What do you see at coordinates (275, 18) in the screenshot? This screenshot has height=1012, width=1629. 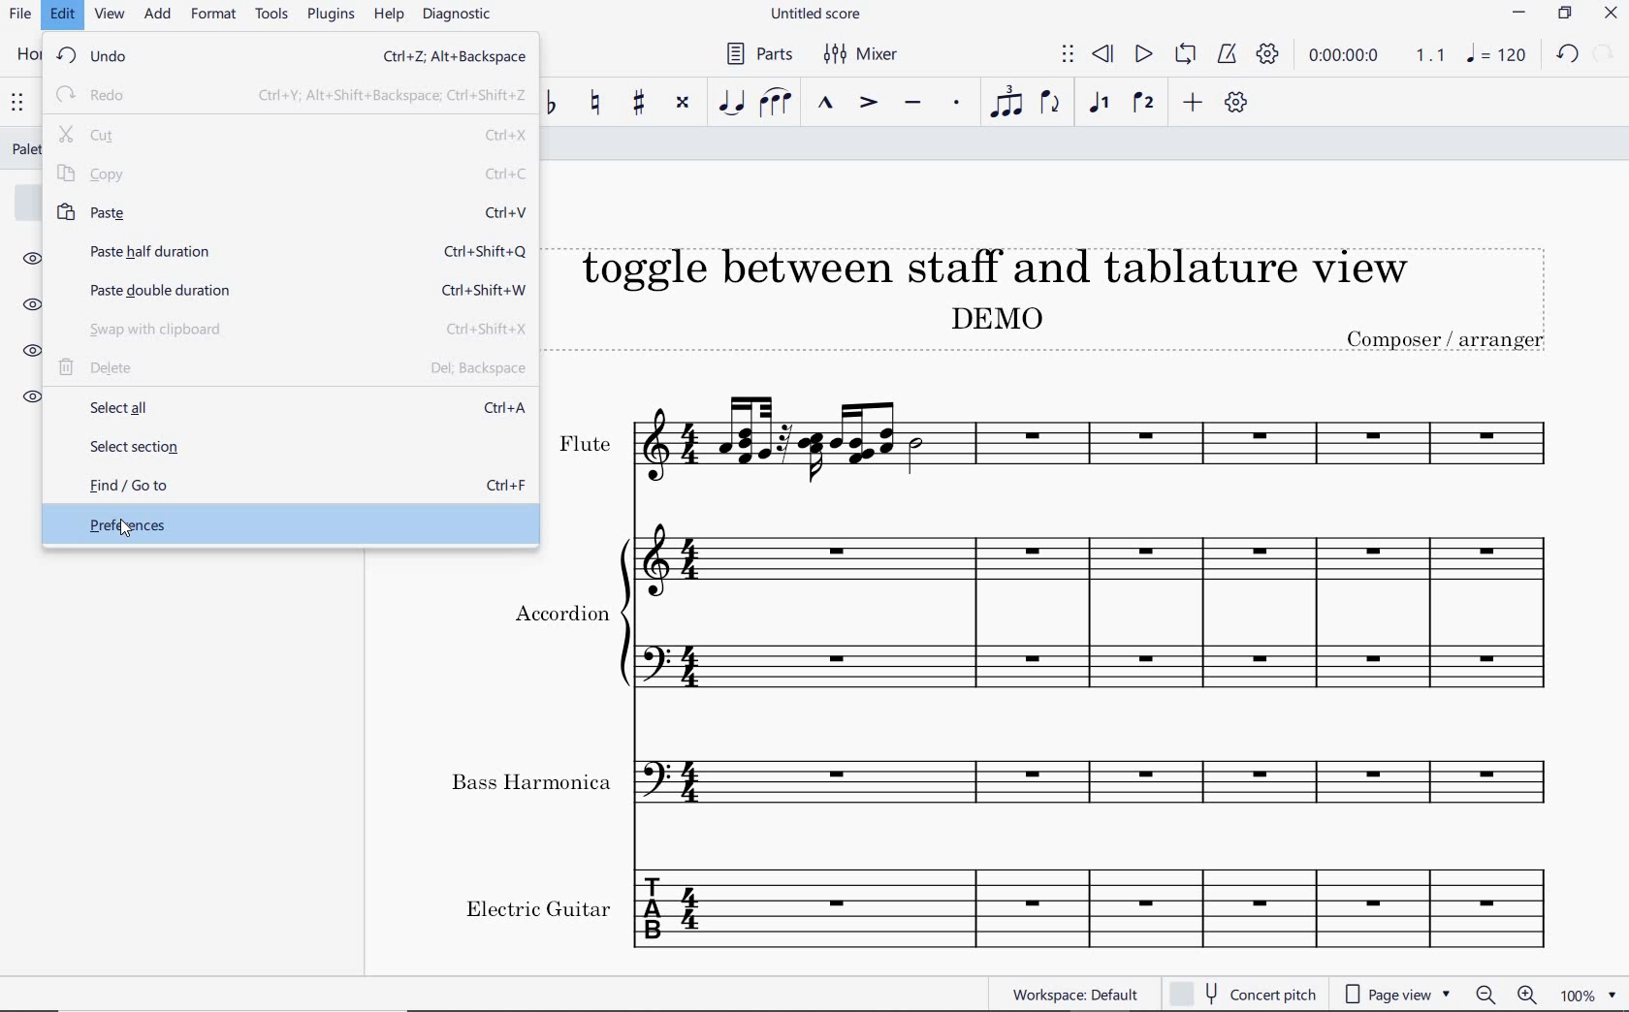 I see `tools` at bounding box center [275, 18].